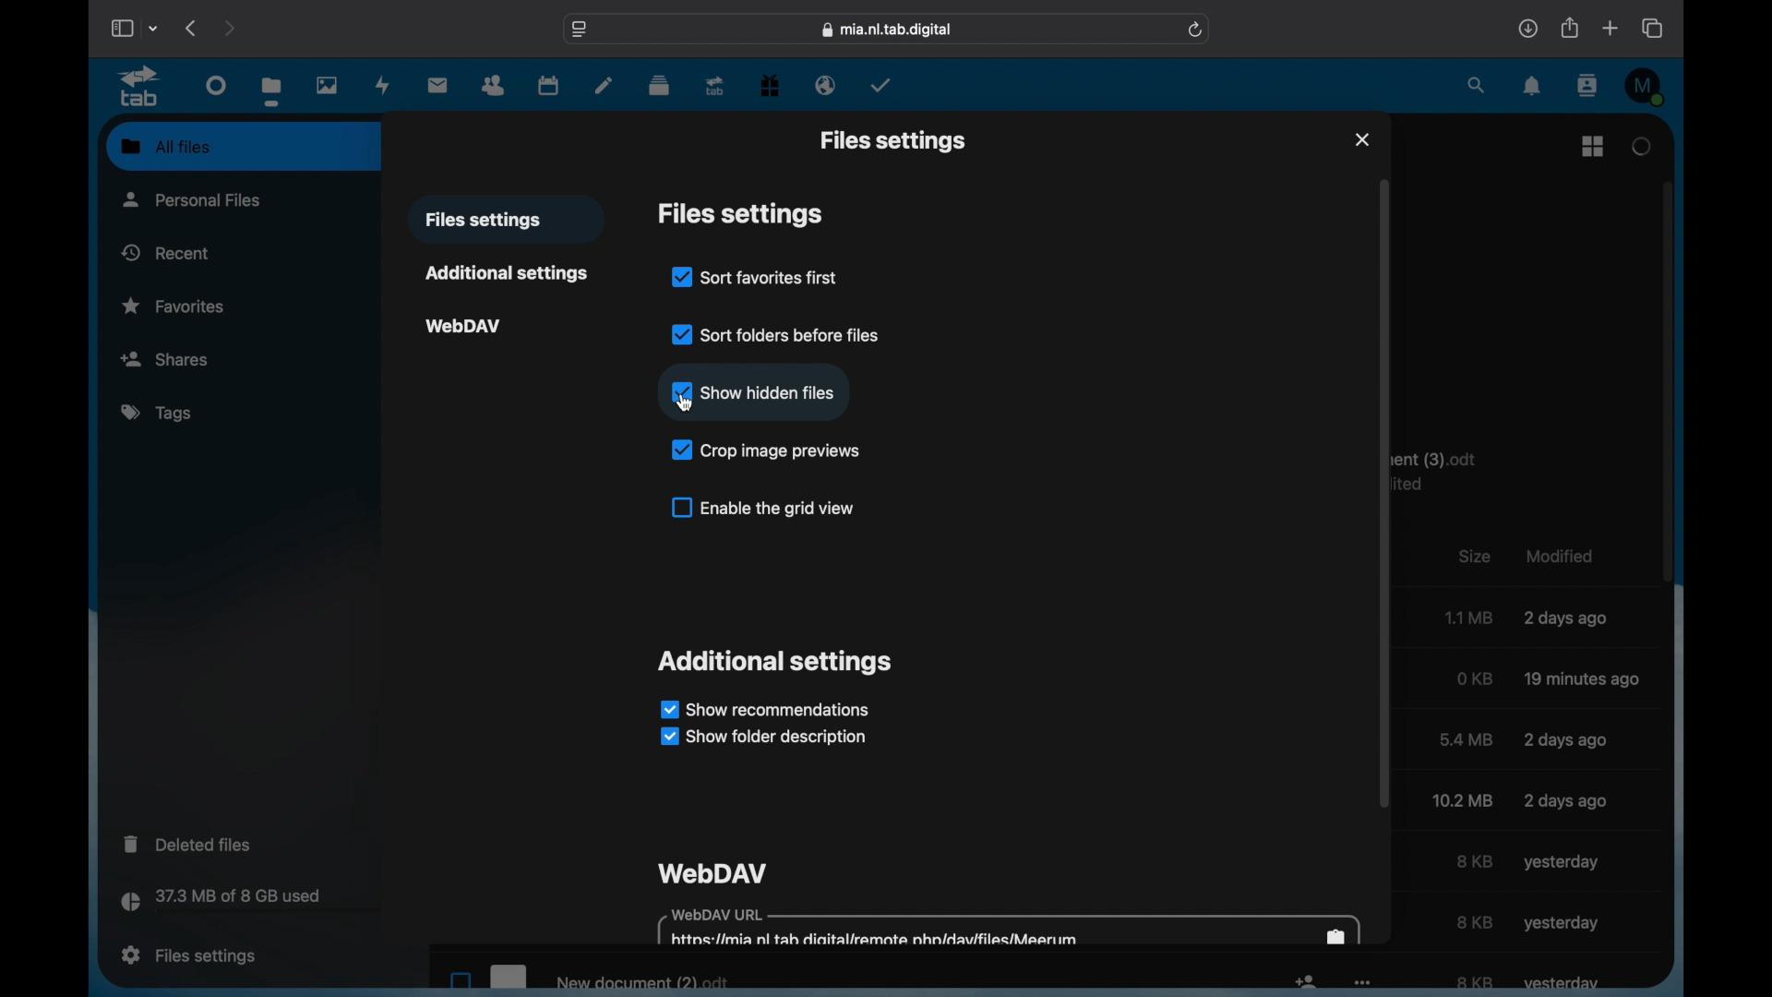 The image size is (1772, 997). I want to click on modified, so click(1583, 680).